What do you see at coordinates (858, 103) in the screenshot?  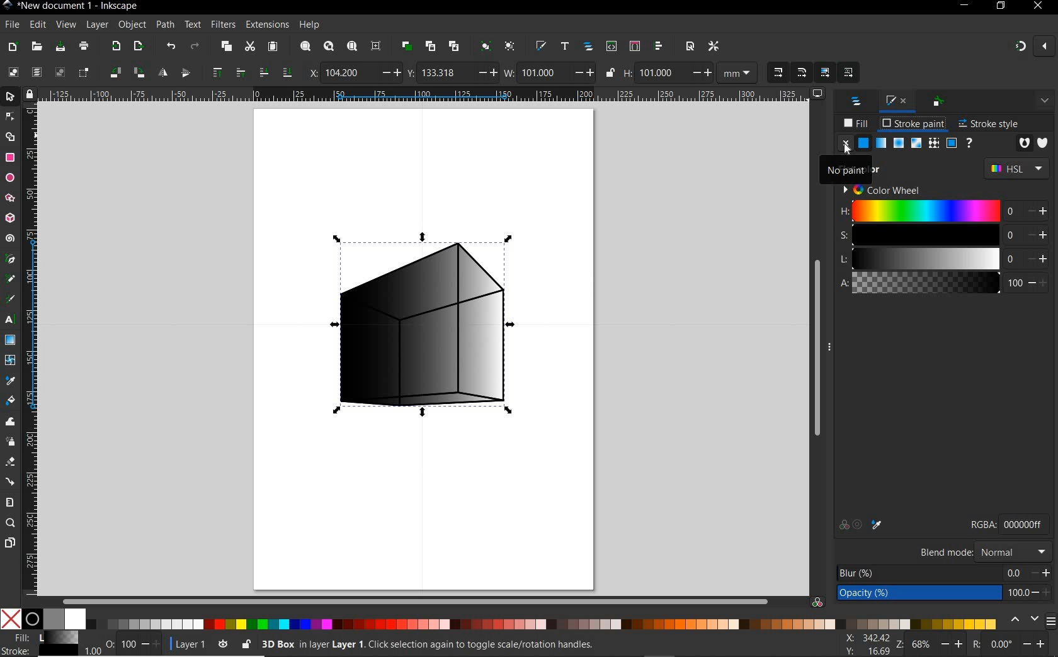 I see `LAYERS AND OBJECTS` at bounding box center [858, 103].